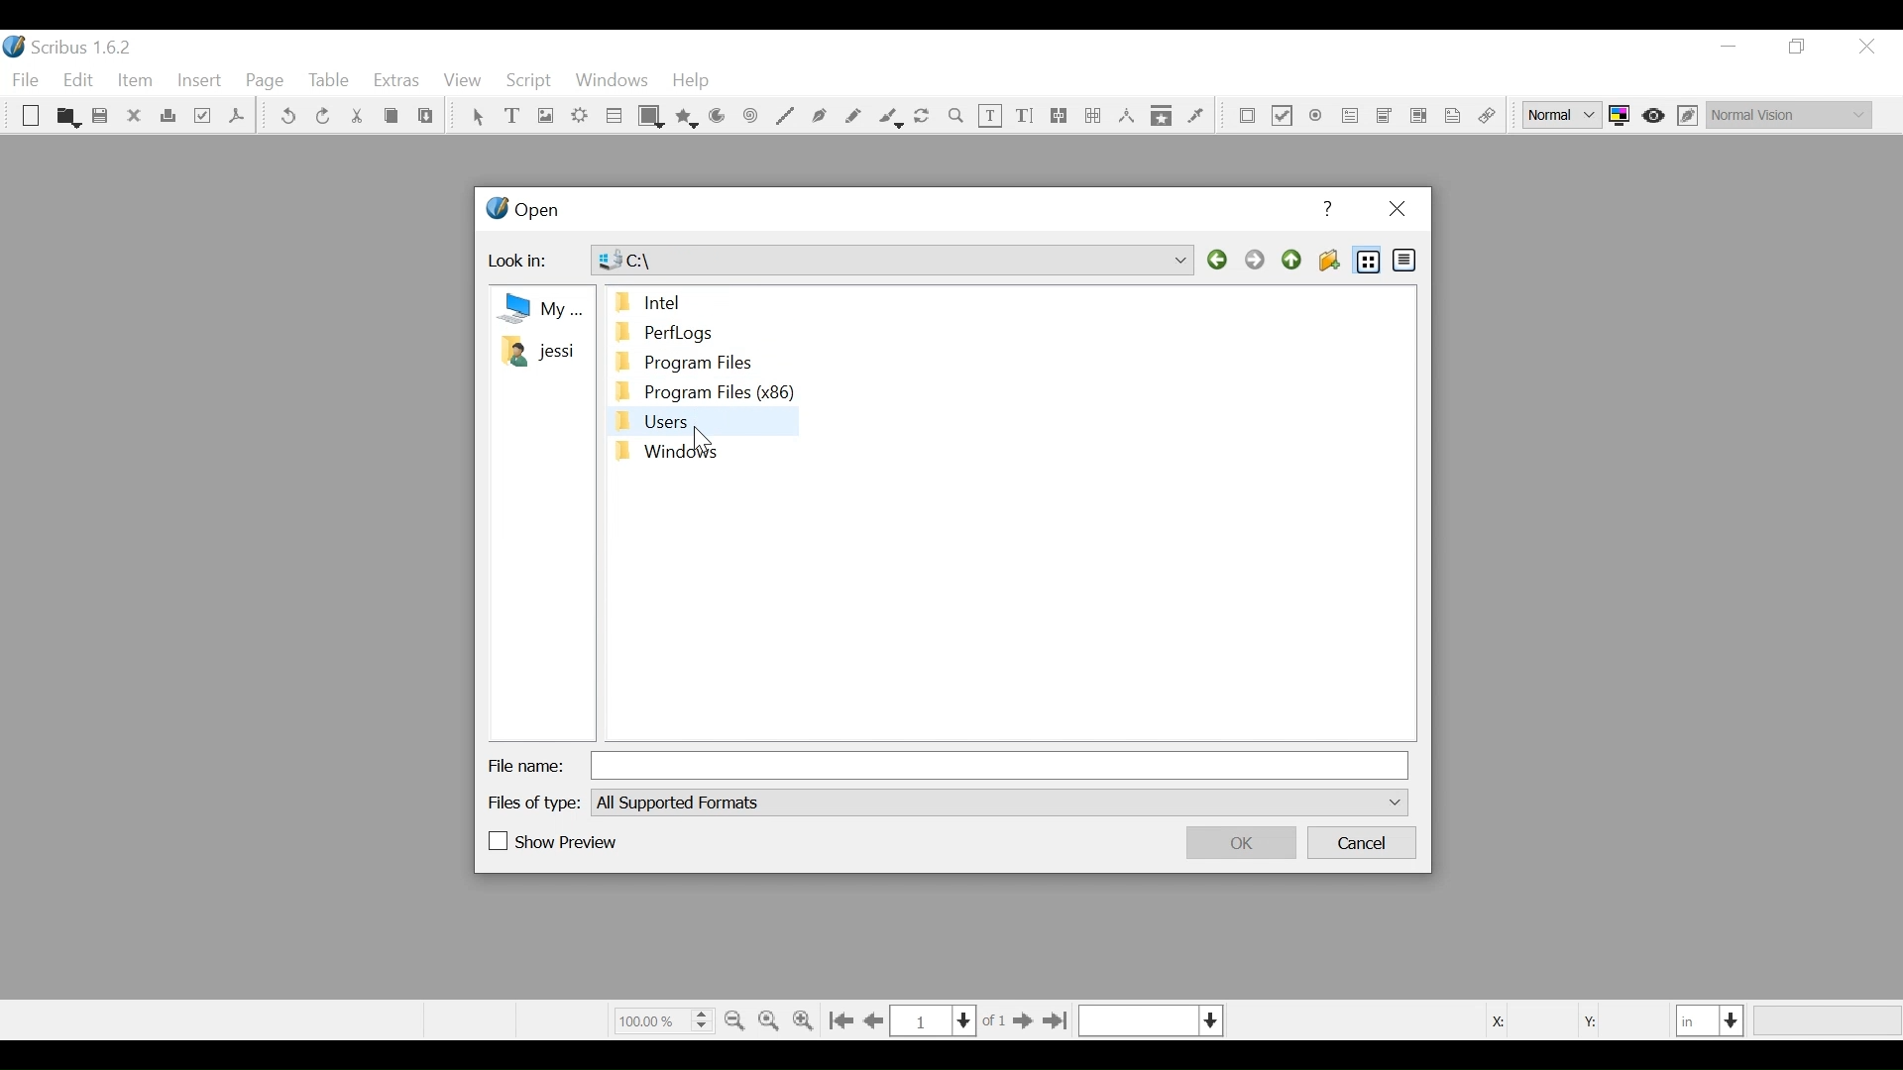  Describe the element at coordinates (1729, 47) in the screenshot. I see `minimize` at that location.